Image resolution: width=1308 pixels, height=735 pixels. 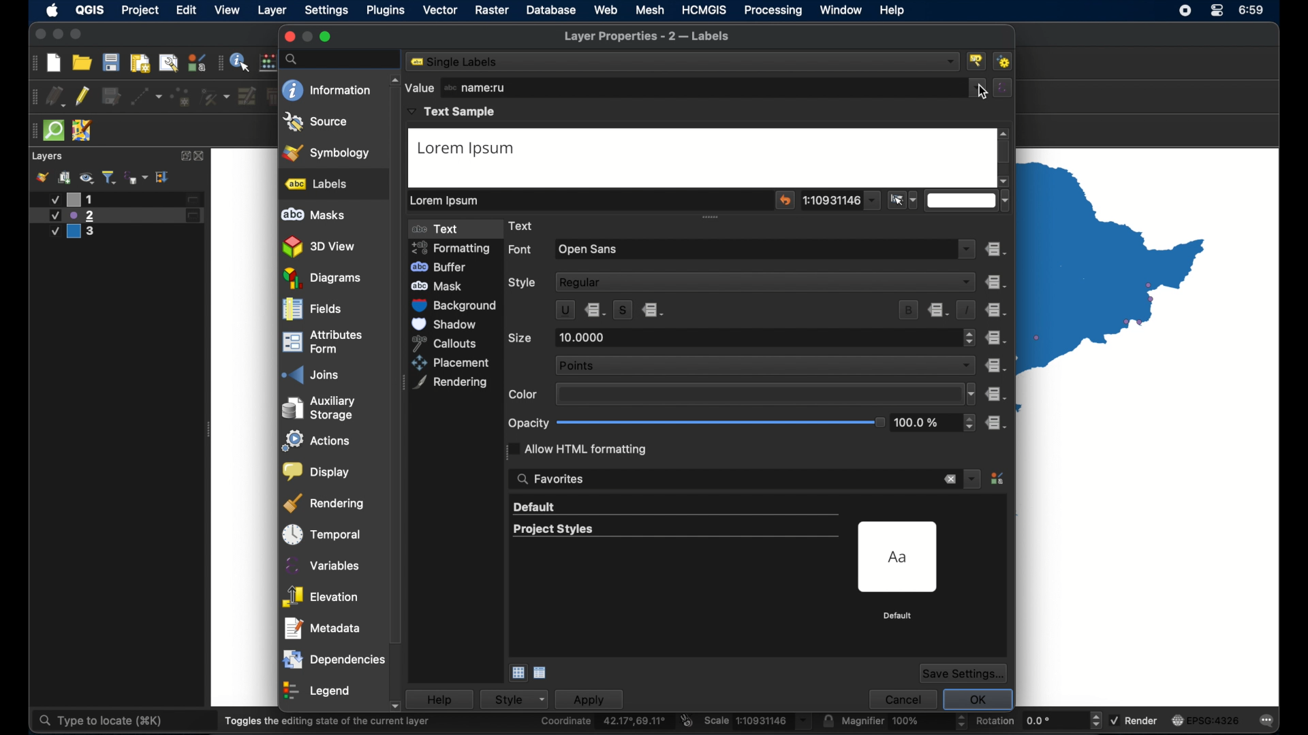 What do you see at coordinates (904, 721) in the screenshot?
I see `magnifier` at bounding box center [904, 721].